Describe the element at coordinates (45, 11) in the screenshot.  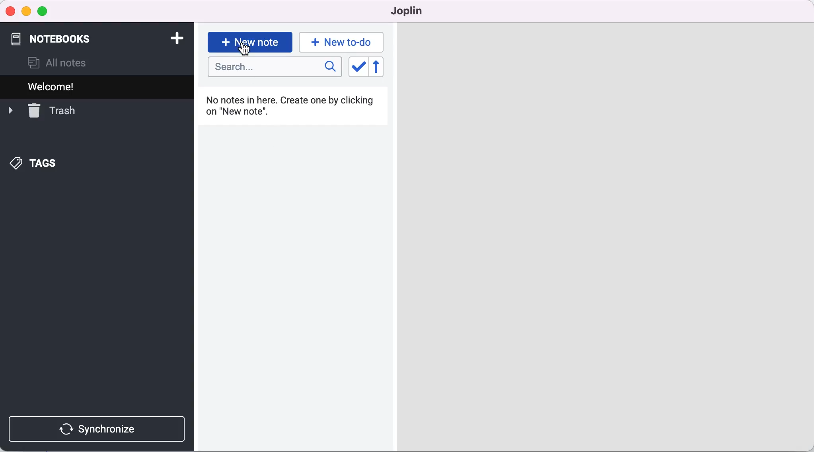
I see `maximize` at that location.